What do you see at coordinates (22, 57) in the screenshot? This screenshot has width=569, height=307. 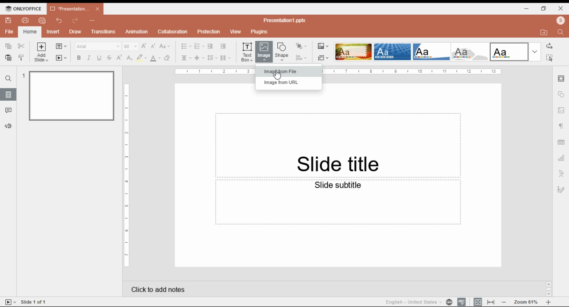 I see `copy style` at bounding box center [22, 57].